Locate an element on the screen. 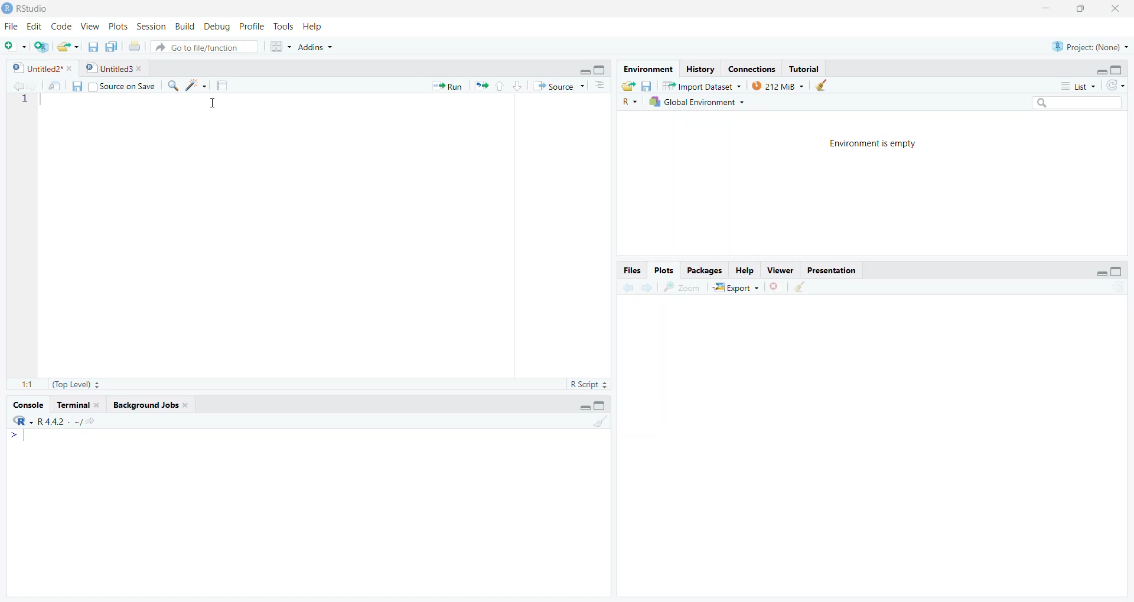   is located at coordinates (21, 437).